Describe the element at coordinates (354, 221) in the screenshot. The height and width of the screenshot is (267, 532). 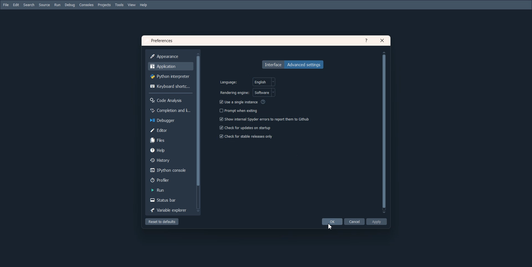
I see `Cancel` at that location.